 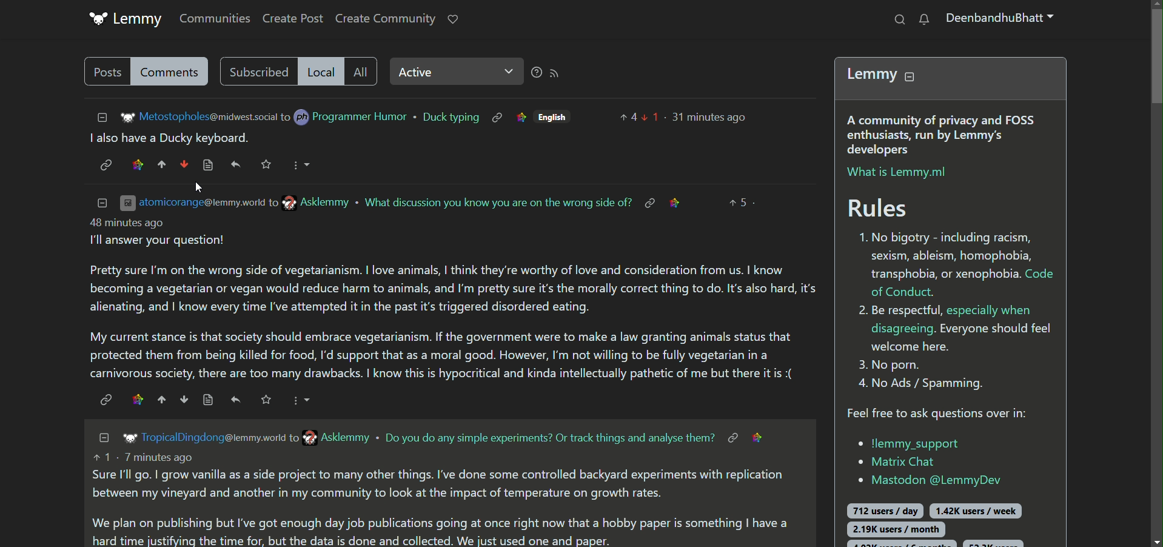 I want to click on type of typing, so click(x=449, y=118).